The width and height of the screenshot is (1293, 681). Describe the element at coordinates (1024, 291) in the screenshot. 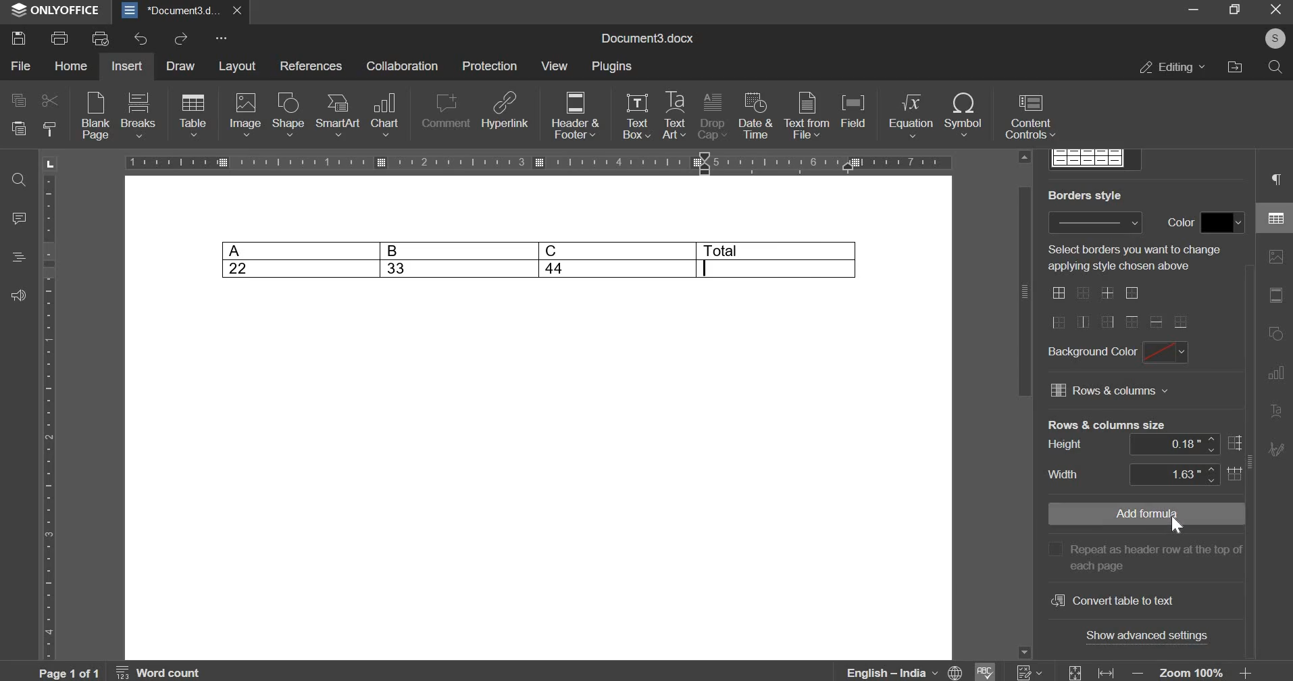

I see `scroll bar` at that location.